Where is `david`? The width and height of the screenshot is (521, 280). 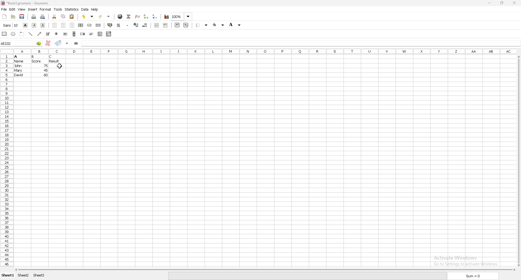
david is located at coordinates (19, 75).